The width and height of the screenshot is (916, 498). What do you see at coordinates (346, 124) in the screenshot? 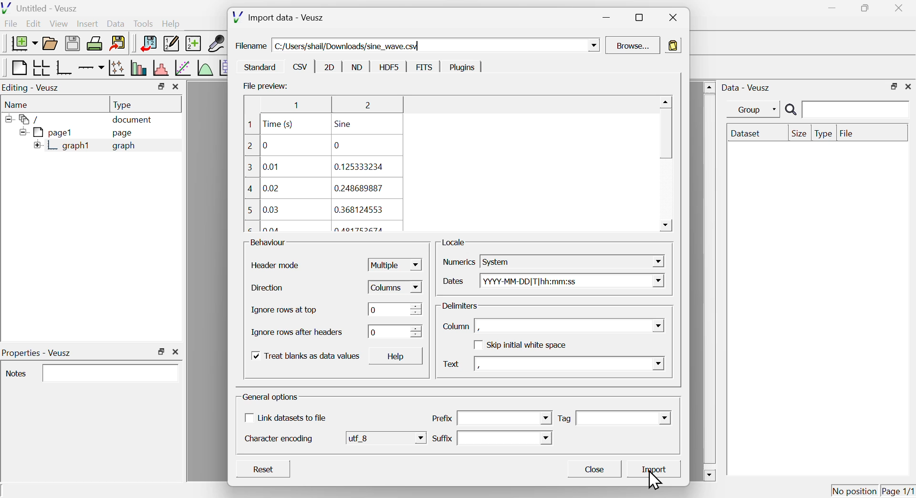
I see `sine` at bounding box center [346, 124].